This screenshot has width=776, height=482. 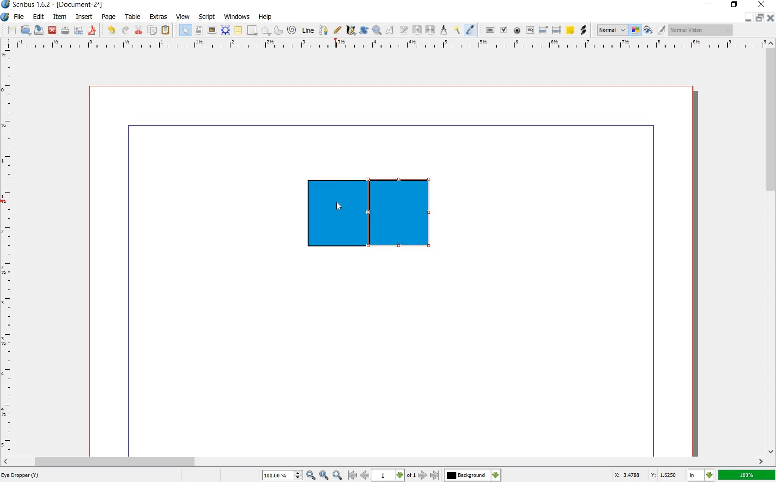 I want to click on preview mode, so click(x=648, y=30).